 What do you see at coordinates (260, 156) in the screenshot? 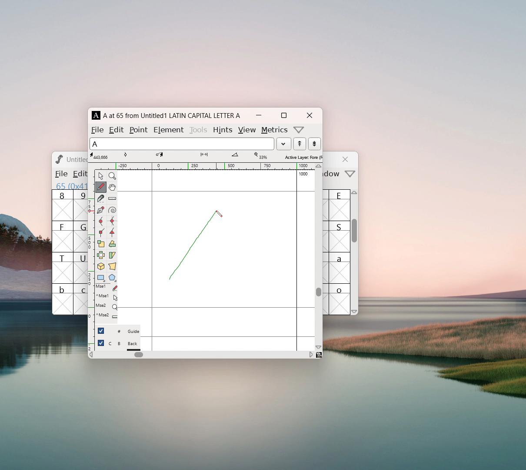
I see `level of maginification` at bounding box center [260, 156].